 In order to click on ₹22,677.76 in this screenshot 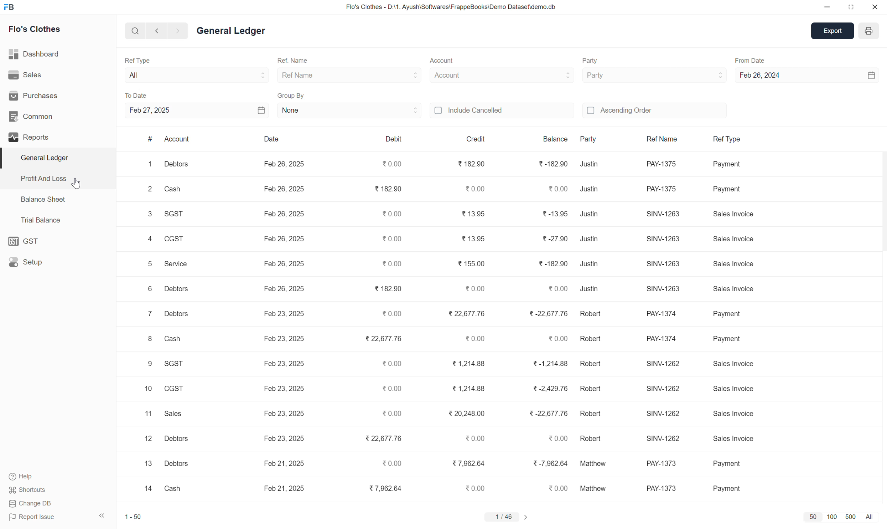, I will do `click(466, 314)`.